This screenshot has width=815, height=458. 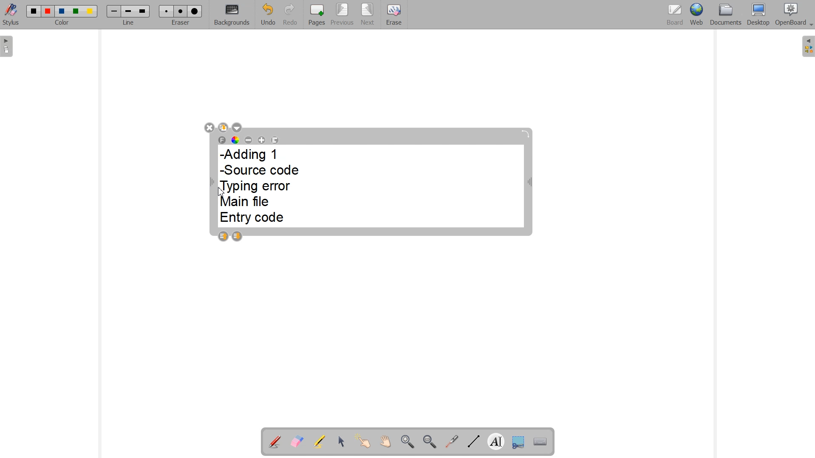 What do you see at coordinates (394, 14) in the screenshot?
I see `Erase` at bounding box center [394, 14].